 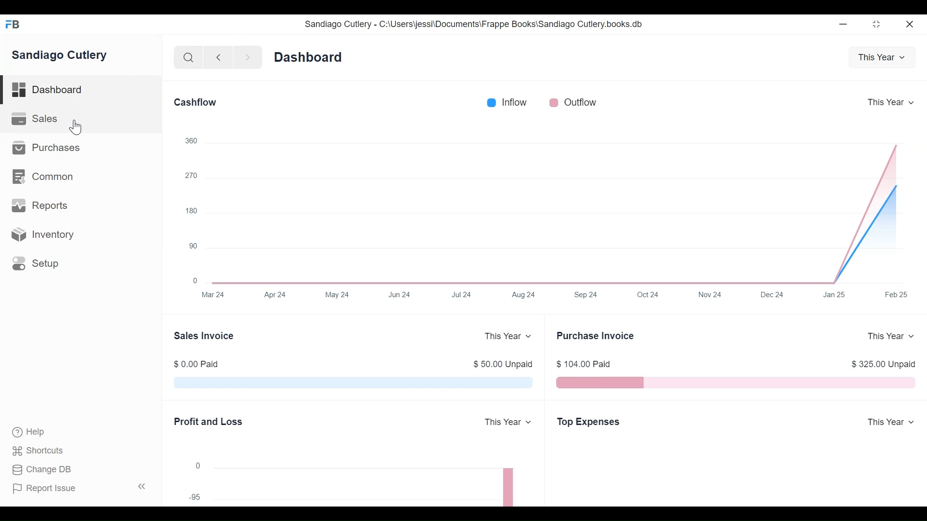 What do you see at coordinates (196, 364) in the screenshot?
I see `$ 0.00 Paid` at bounding box center [196, 364].